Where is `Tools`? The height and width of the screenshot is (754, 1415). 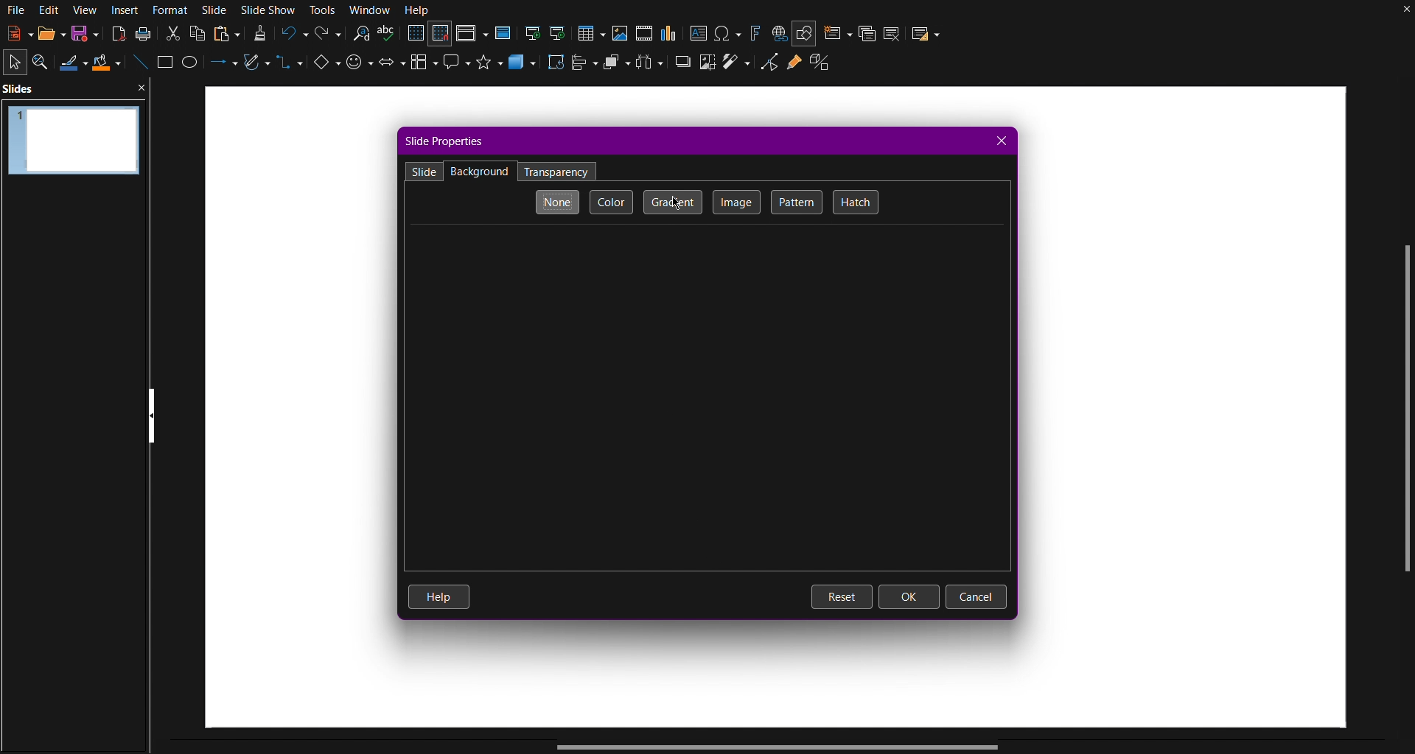 Tools is located at coordinates (324, 10).